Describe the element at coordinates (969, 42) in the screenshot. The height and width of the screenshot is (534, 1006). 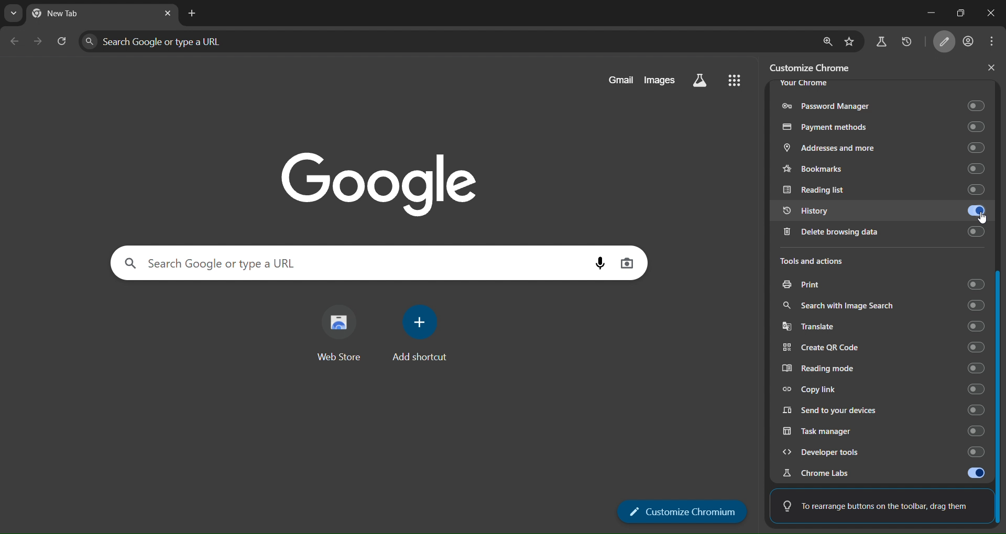
I see `account` at that location.